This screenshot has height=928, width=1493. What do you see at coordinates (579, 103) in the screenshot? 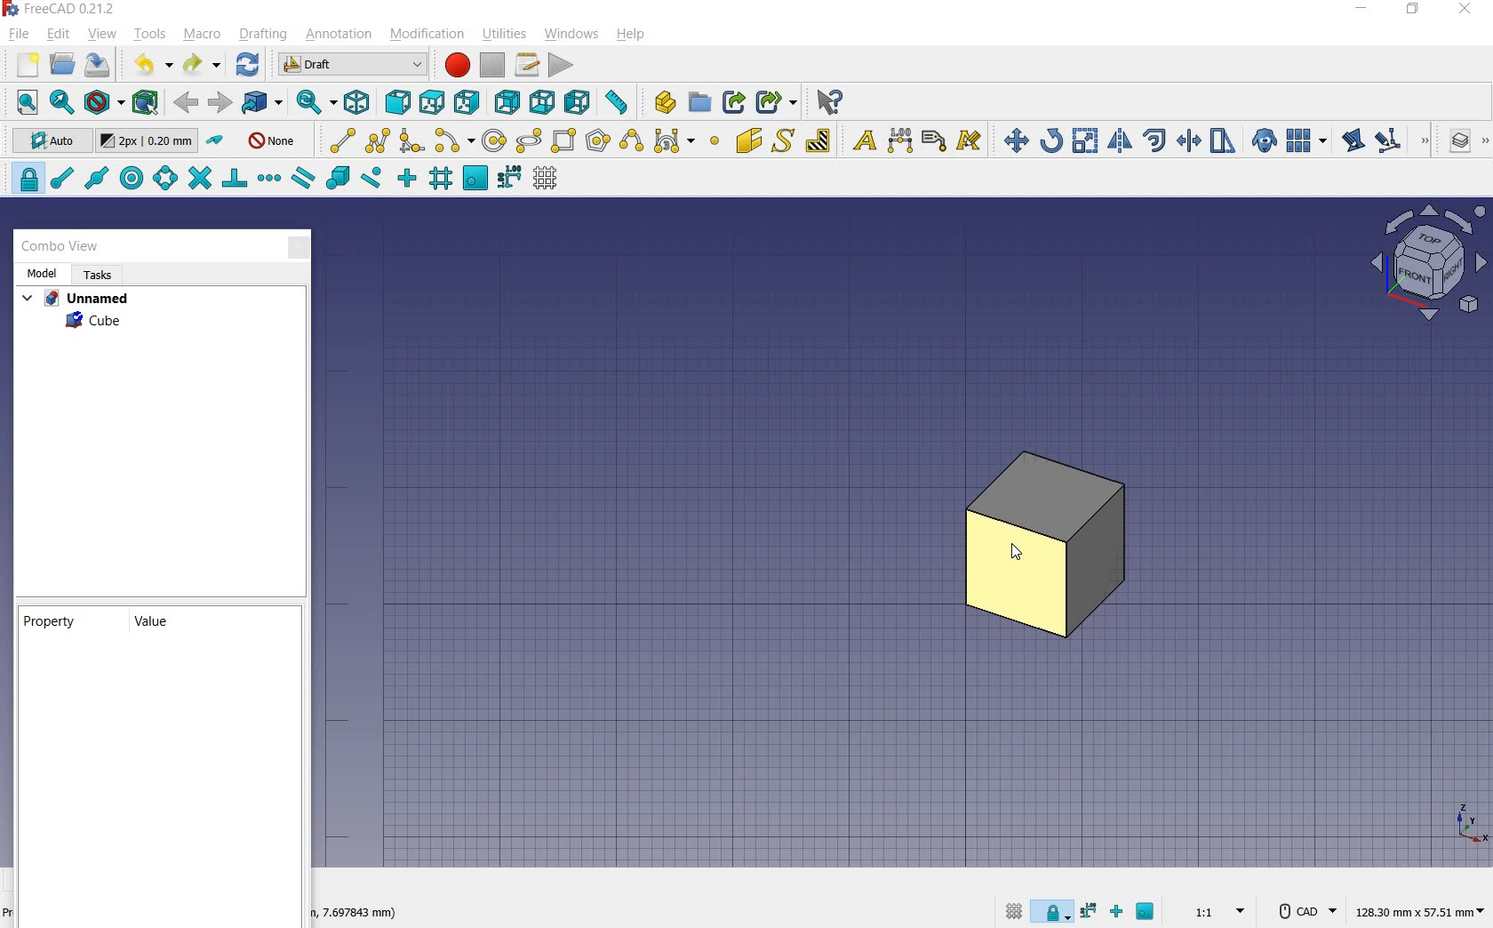
I see `left` at bounding box center [579, 103].